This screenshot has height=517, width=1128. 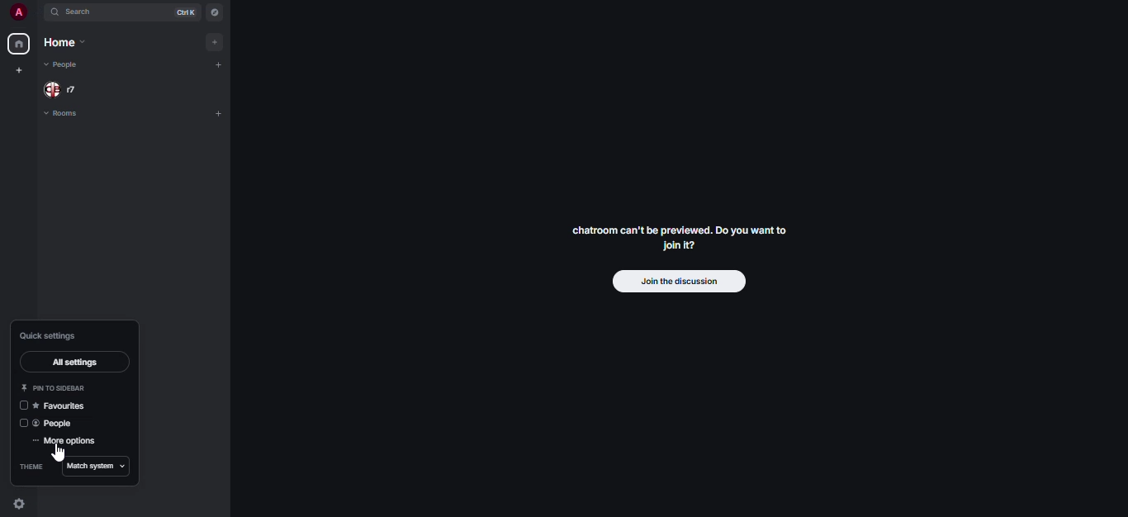 I want to click on cursor, so click(x=61, y=451).